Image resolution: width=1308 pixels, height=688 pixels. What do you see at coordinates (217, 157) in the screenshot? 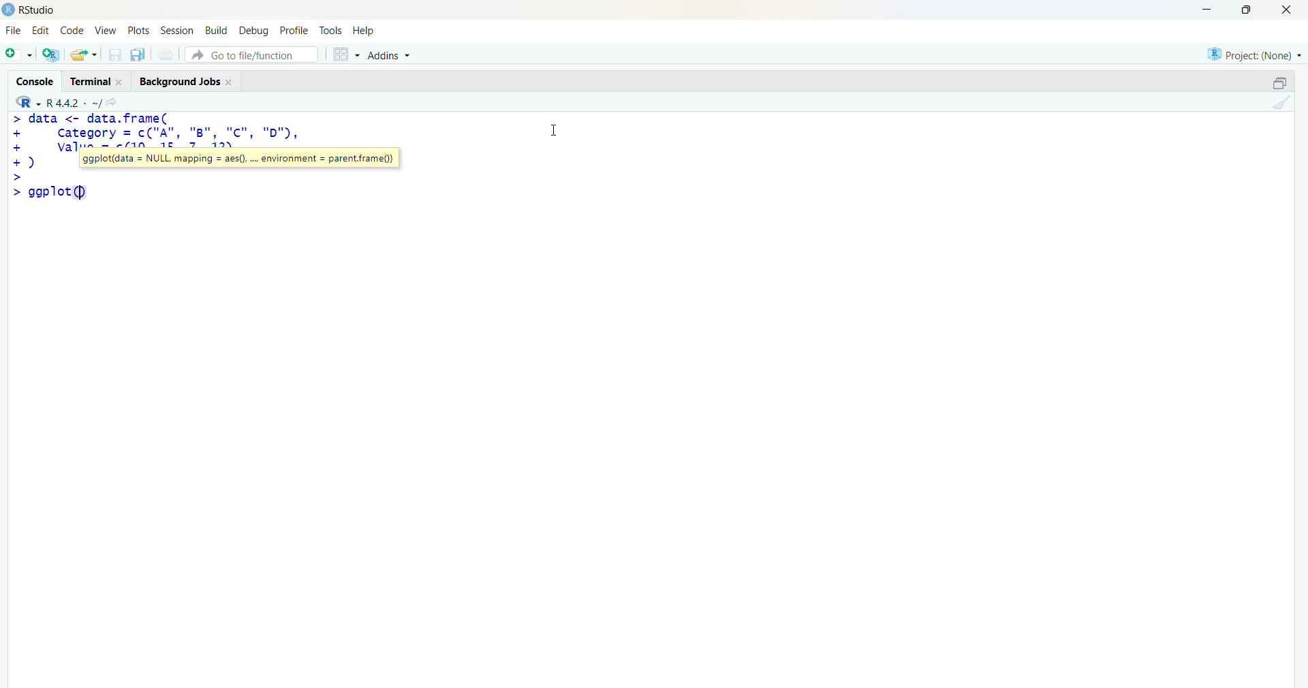
I see `code - > data <- data.frame(Category = c("A", "8B", "c", "D"),value = c(10, 15, 7, 12)) ggplot();` at bounding box center [217, 157].